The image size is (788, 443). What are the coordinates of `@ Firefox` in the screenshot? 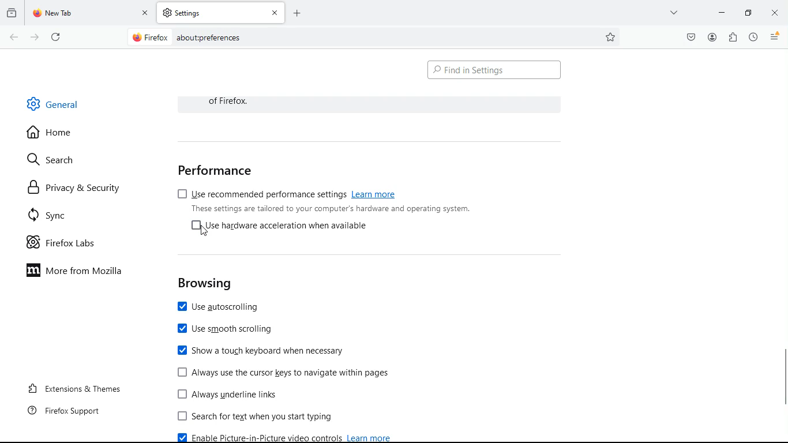 It's located at (149, 37).